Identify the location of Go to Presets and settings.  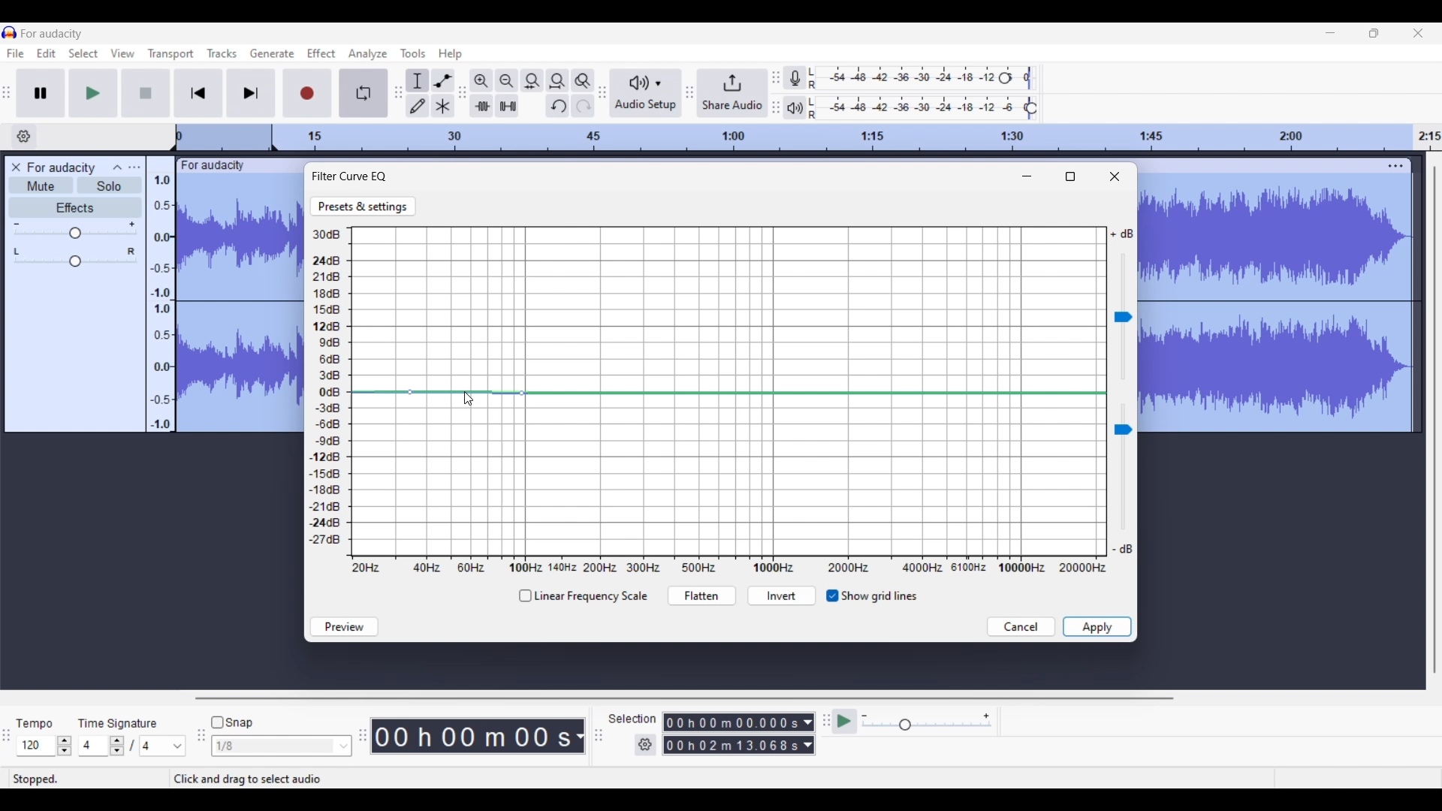
(364, 207).